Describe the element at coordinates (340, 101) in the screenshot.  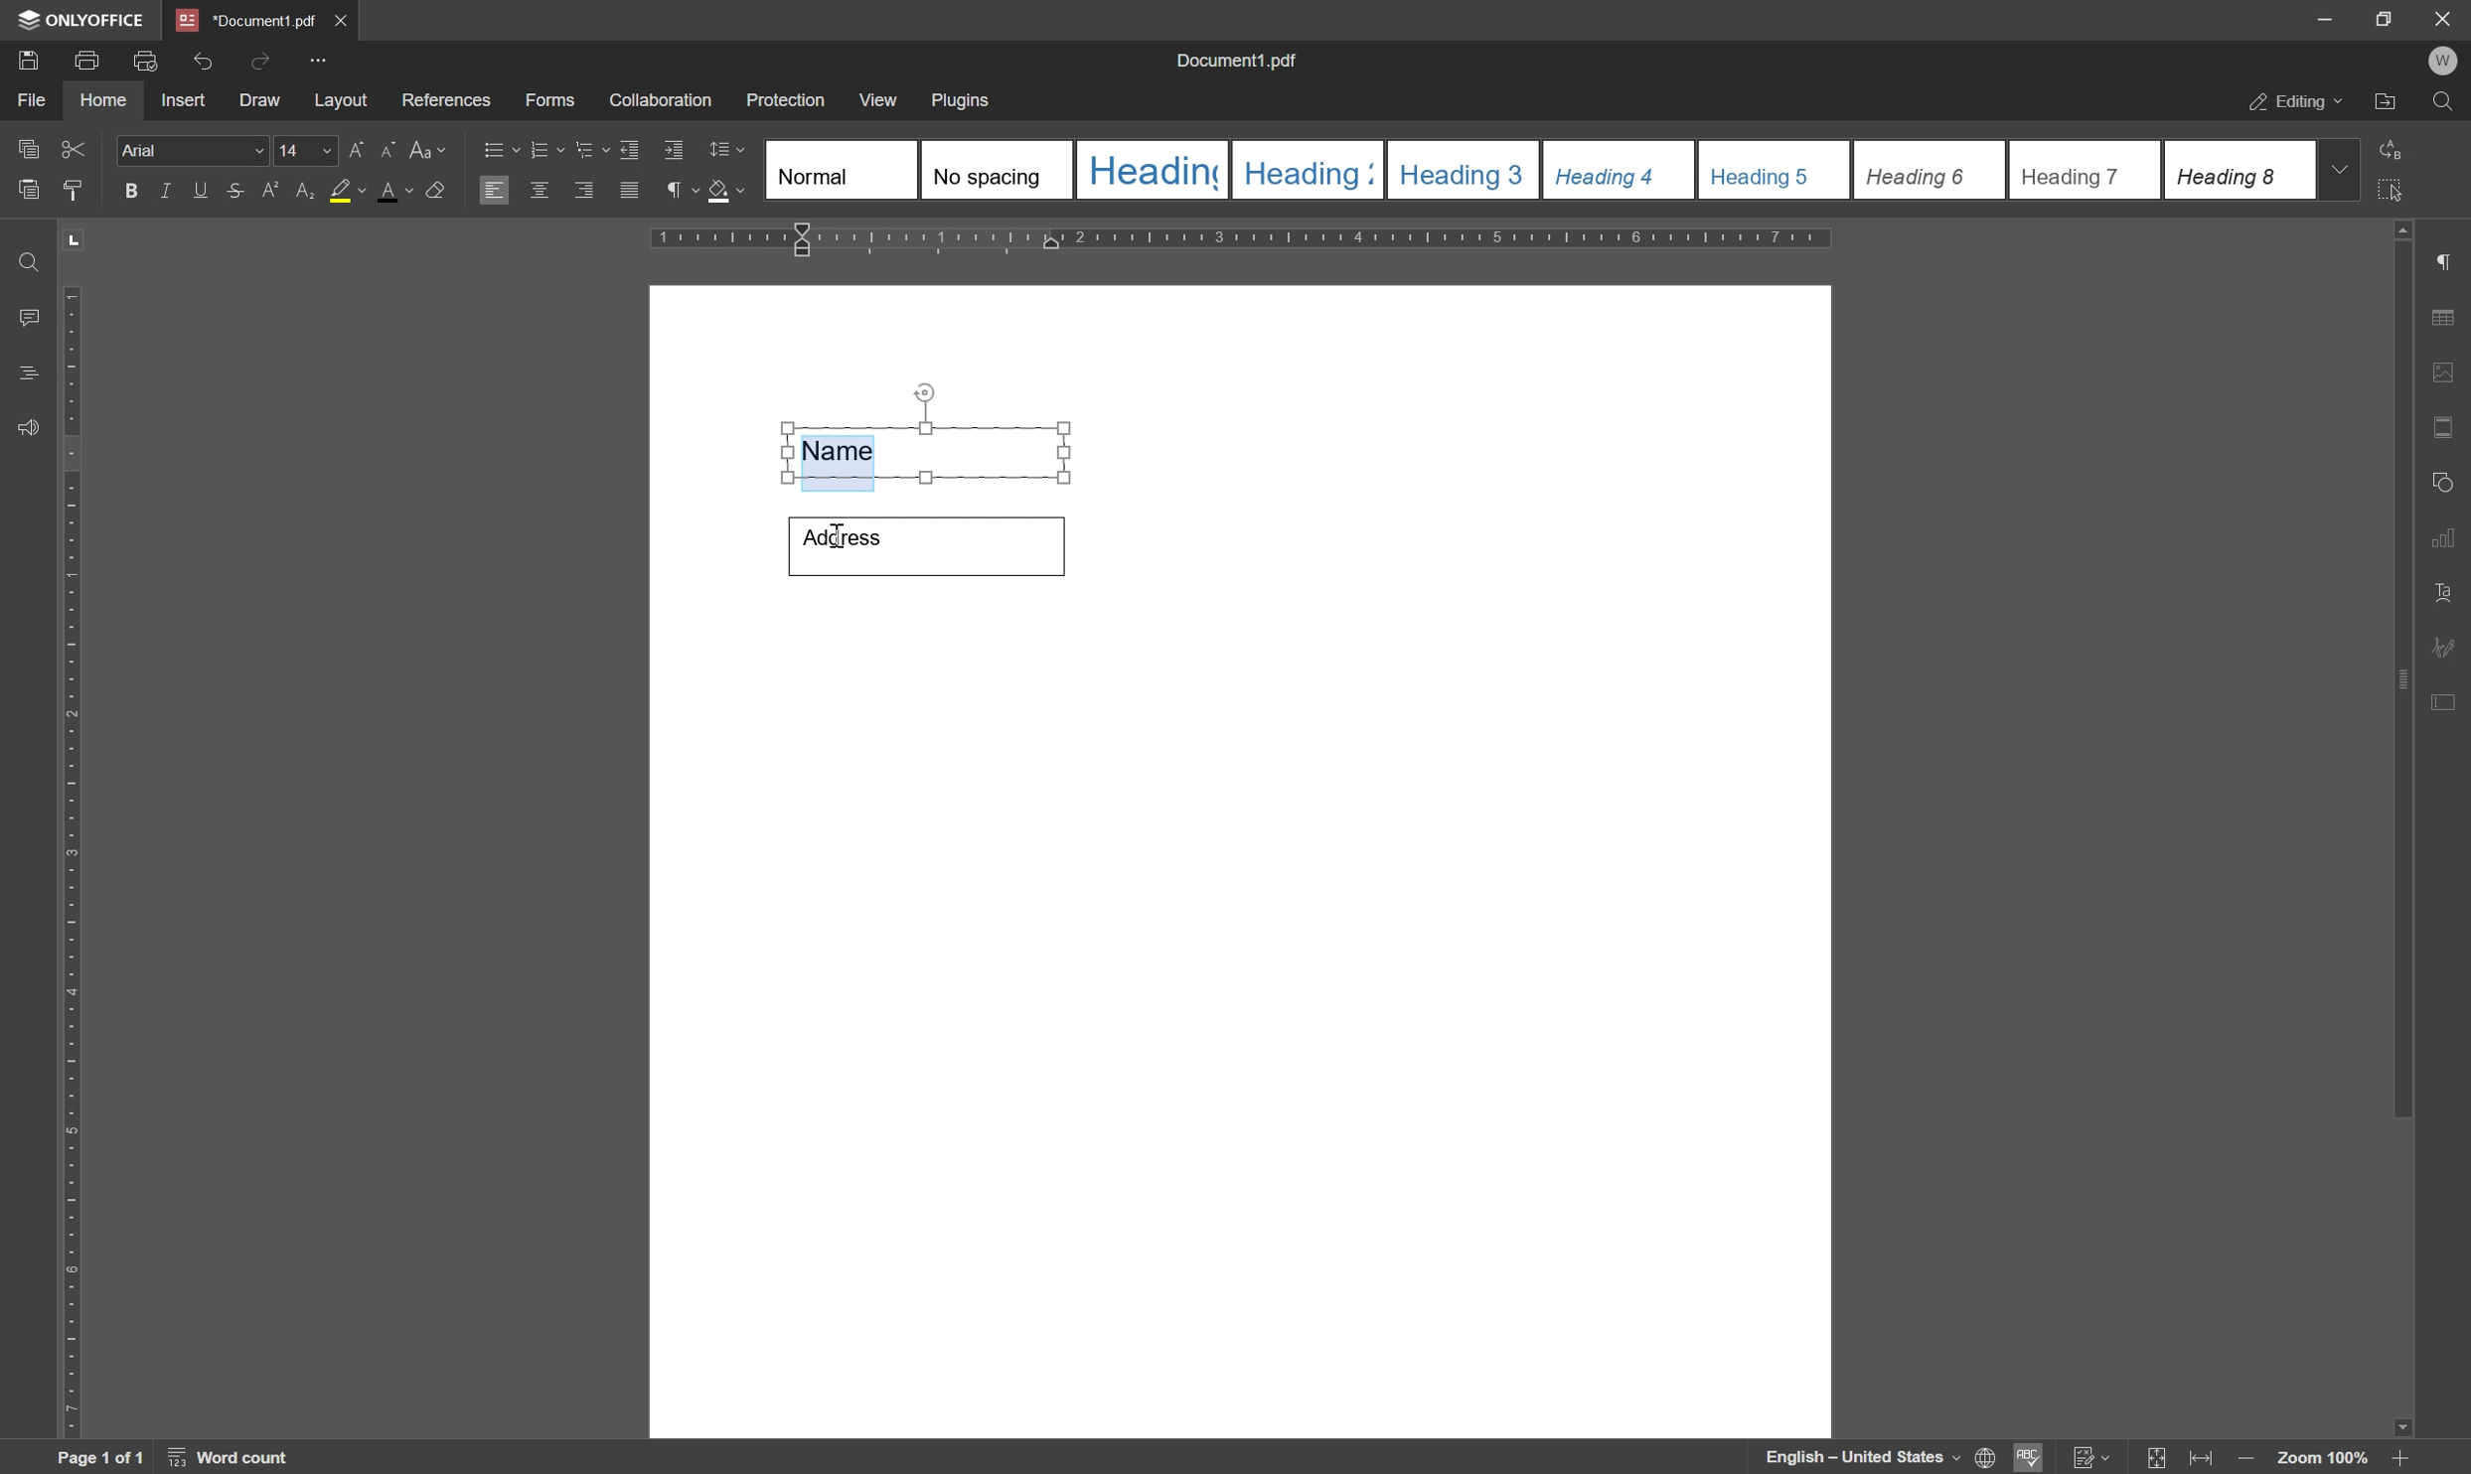
I see `layout` at that location.